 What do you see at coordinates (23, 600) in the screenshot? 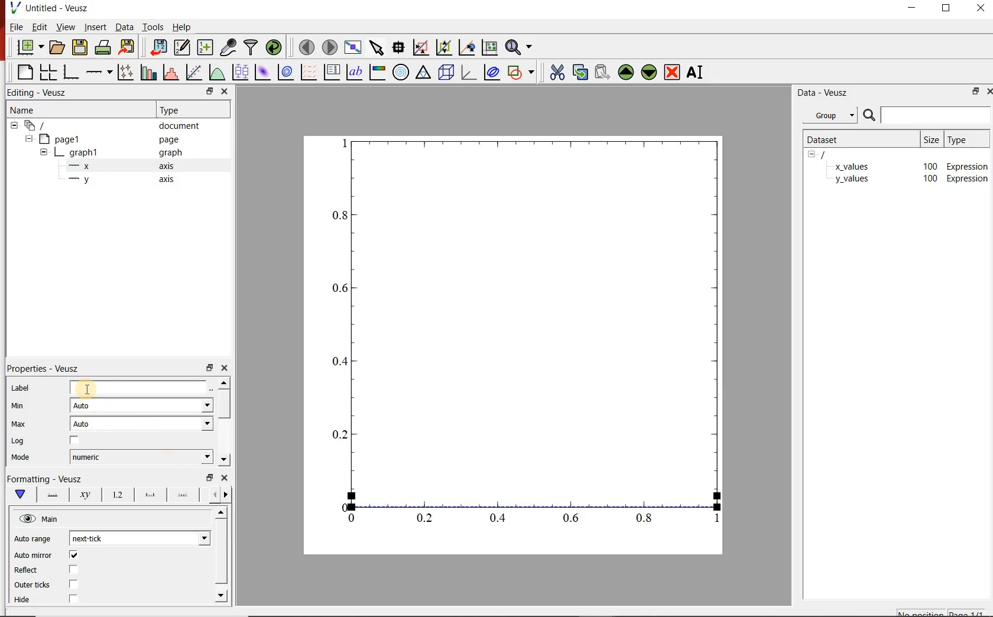
I see `Hide` at bounding box center [23, 600].